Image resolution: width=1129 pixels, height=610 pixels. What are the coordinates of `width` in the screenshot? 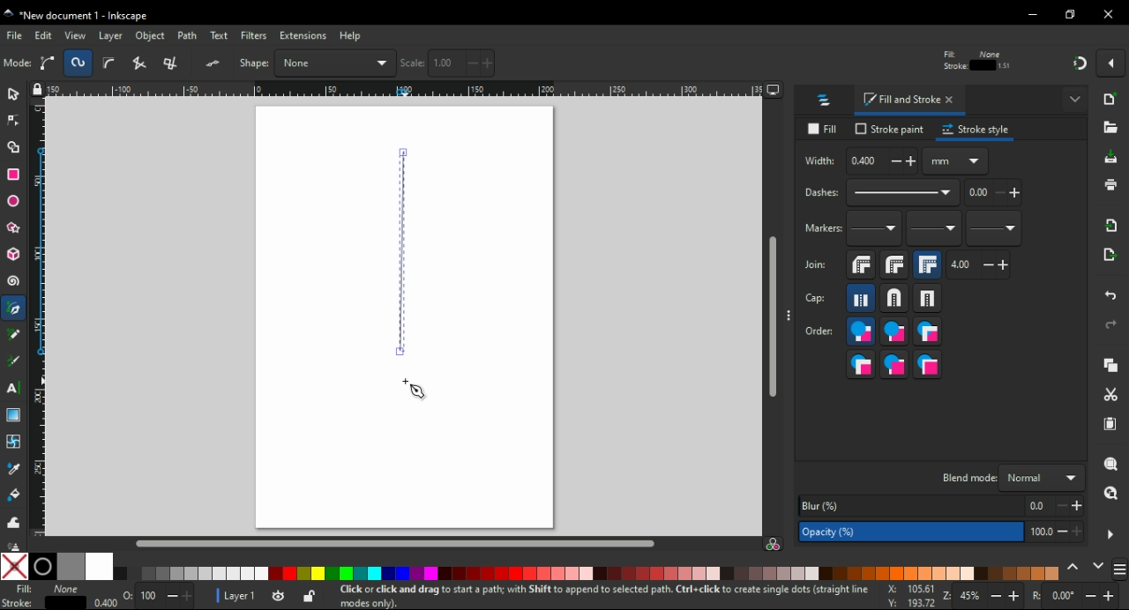 It's located at (859, 161).